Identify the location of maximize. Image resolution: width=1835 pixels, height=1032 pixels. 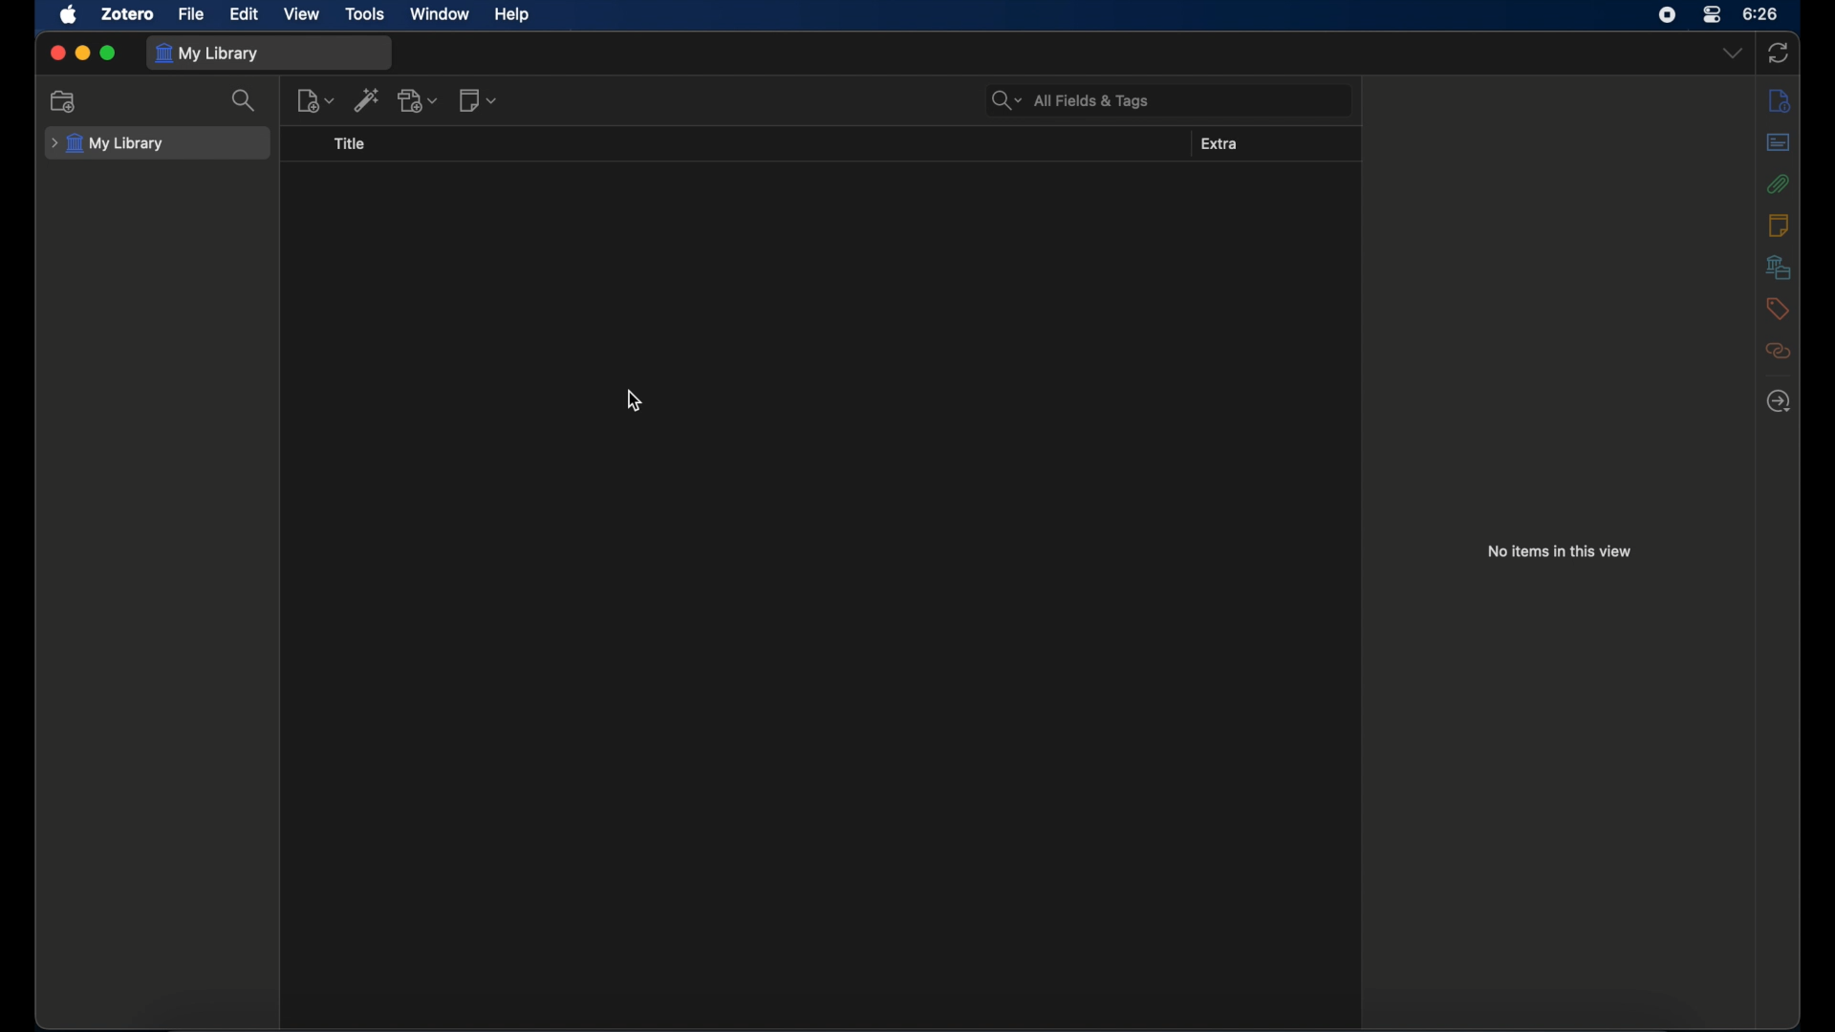
(109, 53).